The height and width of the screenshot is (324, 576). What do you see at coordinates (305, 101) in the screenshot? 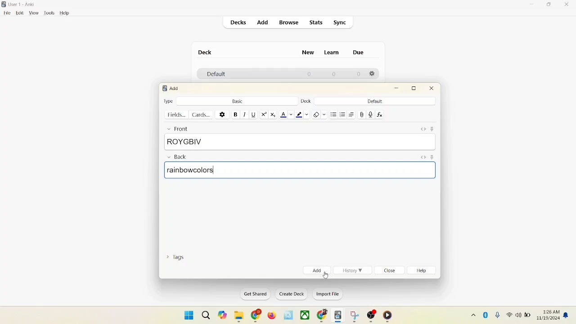
I see `deck` at bounding box center [305, 101].